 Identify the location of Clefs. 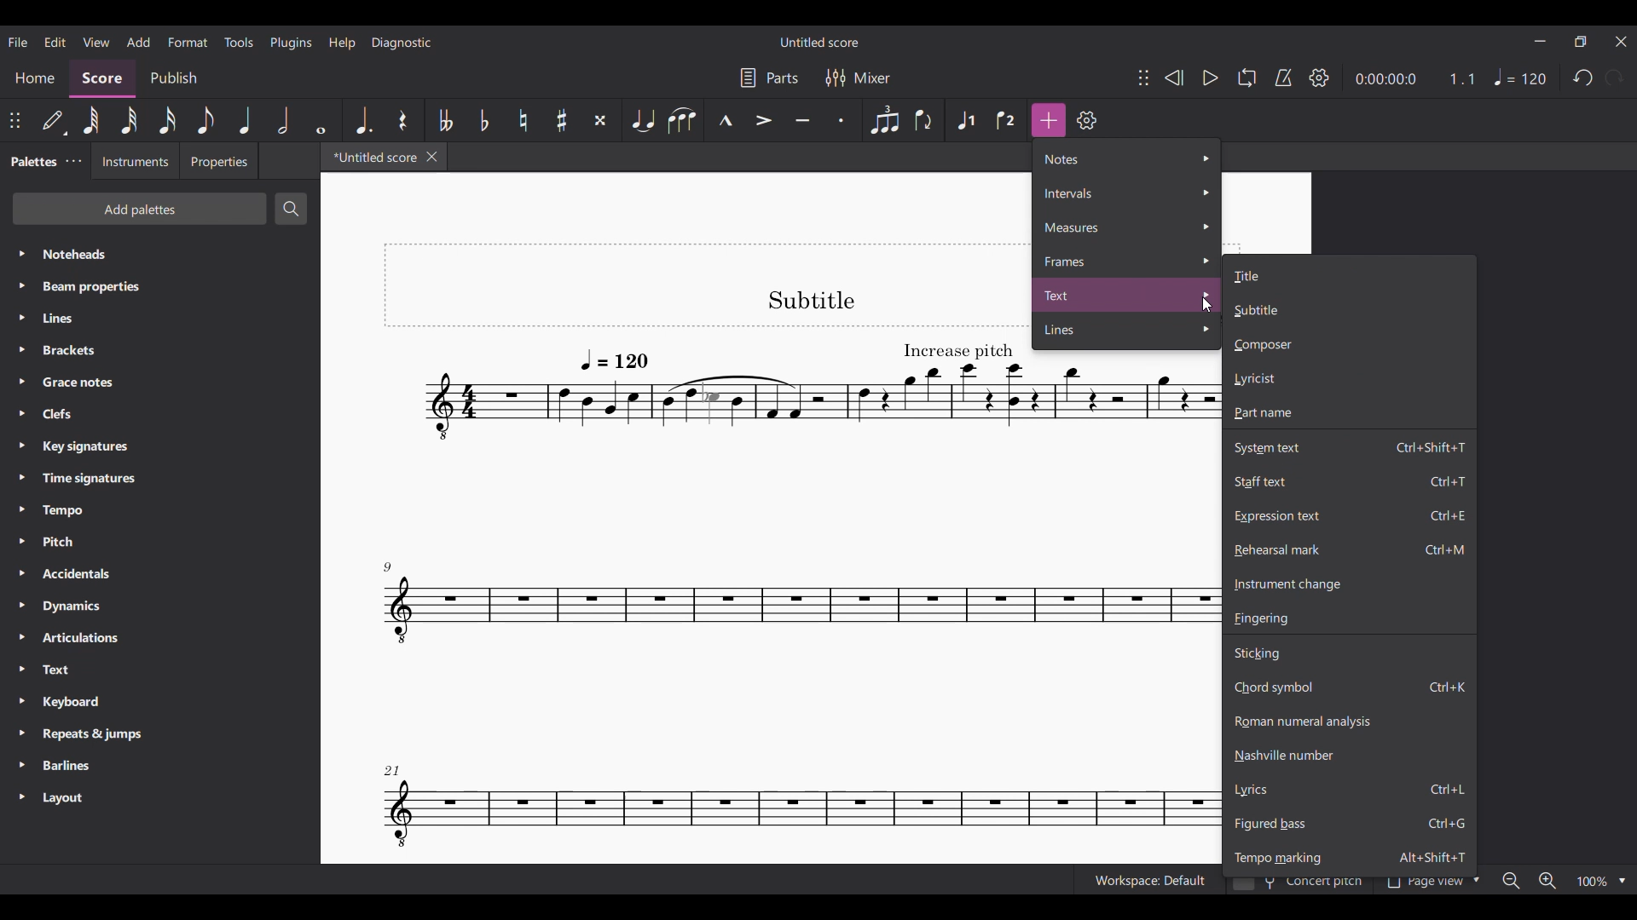
(159, 414).